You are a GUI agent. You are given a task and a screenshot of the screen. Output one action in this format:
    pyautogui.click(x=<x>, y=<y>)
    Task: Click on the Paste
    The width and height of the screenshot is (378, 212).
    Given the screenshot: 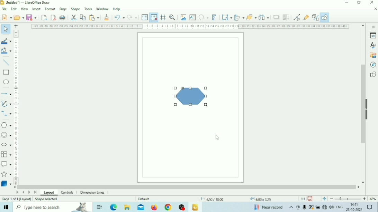 What is the action you would take?
    pyautogui.click(x=94, y=17)
    